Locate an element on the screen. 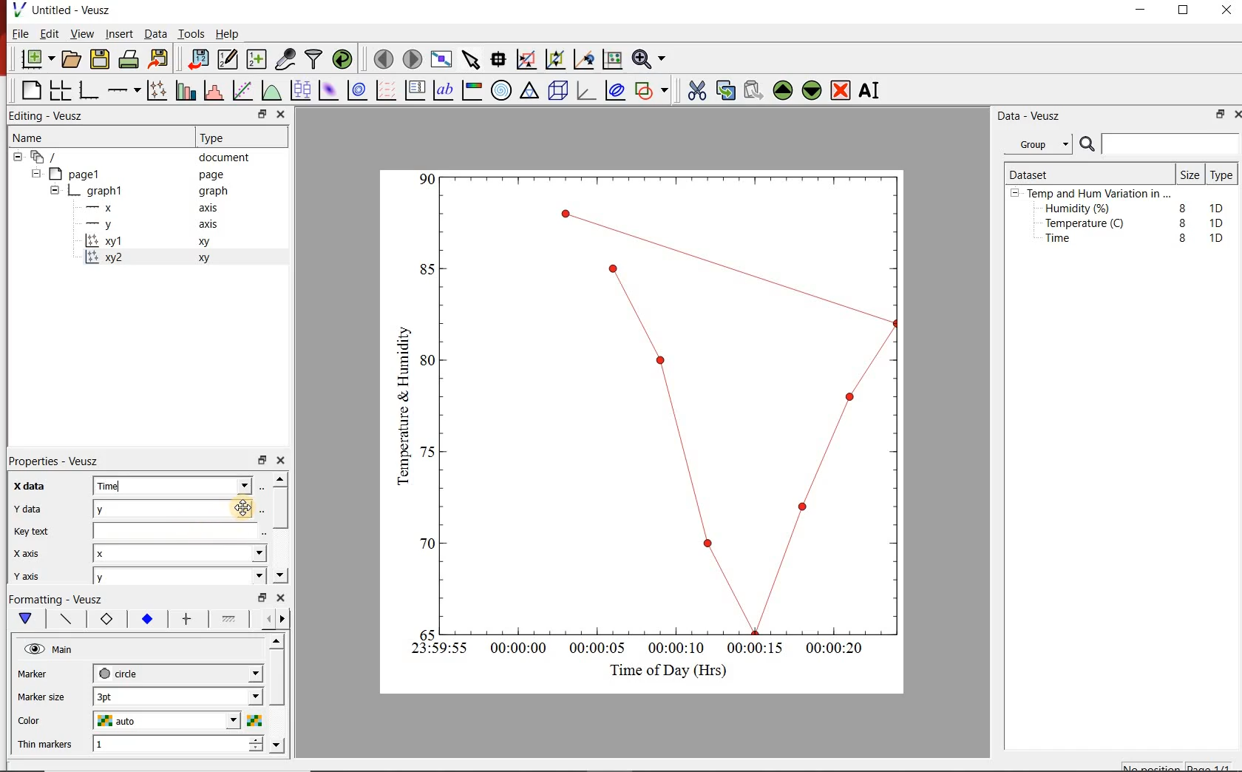 Image resolution: width=1242 pixels, height=772 pixels. view plot full screen is located at coordinates (442, 60).